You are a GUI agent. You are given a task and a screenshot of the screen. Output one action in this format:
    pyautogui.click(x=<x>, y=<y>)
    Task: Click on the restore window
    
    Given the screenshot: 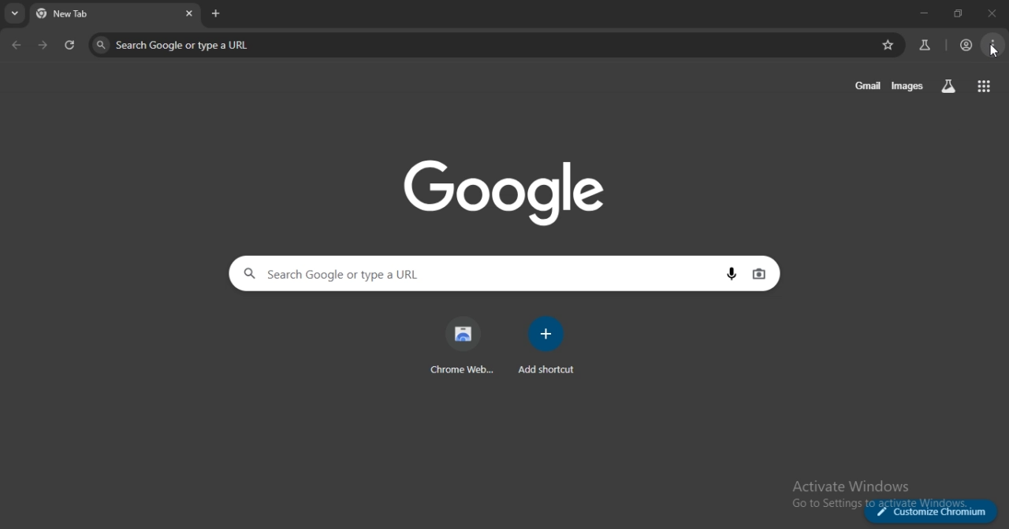 What is the action you would take?
    pyautogui.click(x=957, y=12)
    